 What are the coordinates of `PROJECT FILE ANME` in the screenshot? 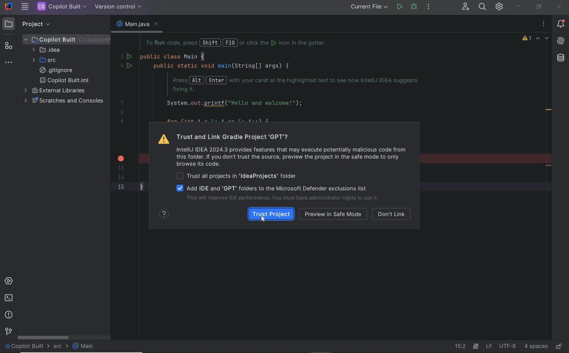 It's located at (66, 39).